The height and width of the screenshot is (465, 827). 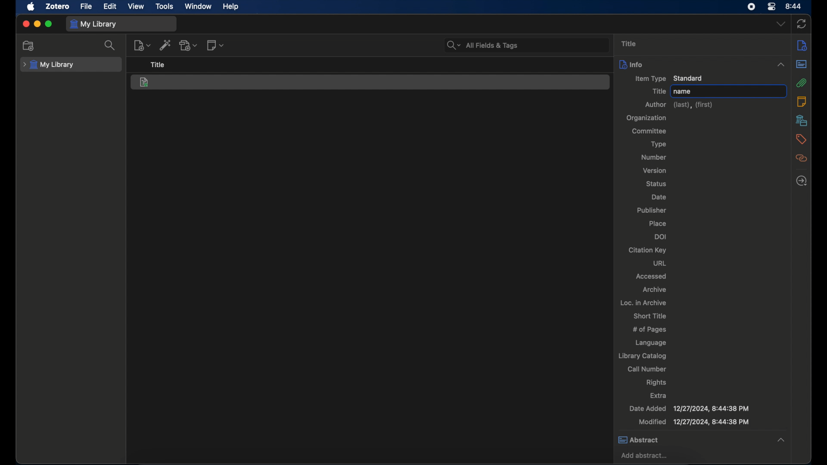 I want to click on abstract, so click(x=802, y=65).